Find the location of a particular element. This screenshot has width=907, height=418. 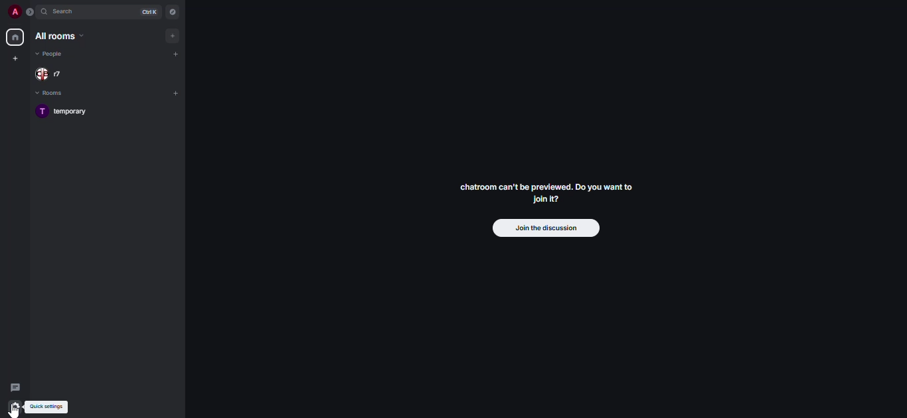

quick settings is located at coordinates (14, 407).